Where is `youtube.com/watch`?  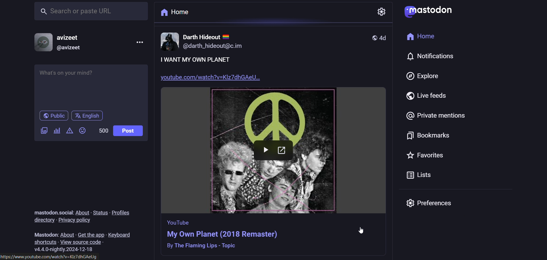
youtube.com/watch is located at coordinates (210, 77).